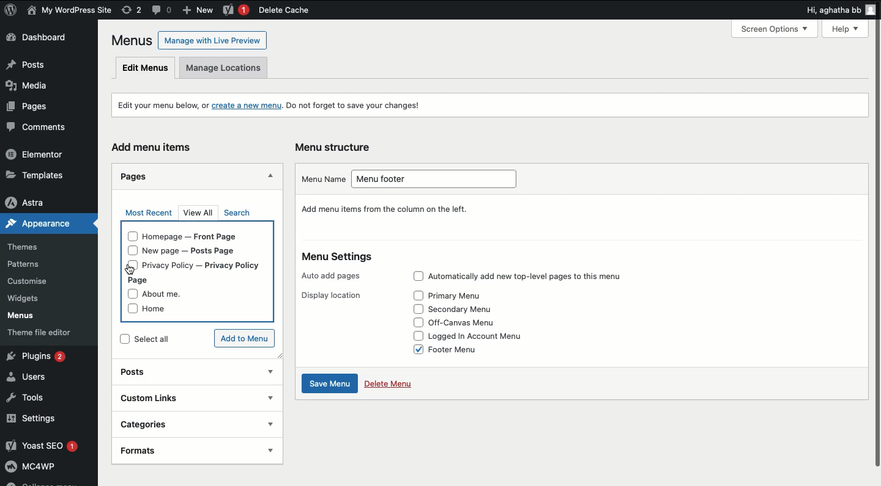 Image resolution: width=881 pixels, height=486 pixels. Describe the element at coordinates (50, 335) in the screenshot. I see `Theme file editor` at that location.